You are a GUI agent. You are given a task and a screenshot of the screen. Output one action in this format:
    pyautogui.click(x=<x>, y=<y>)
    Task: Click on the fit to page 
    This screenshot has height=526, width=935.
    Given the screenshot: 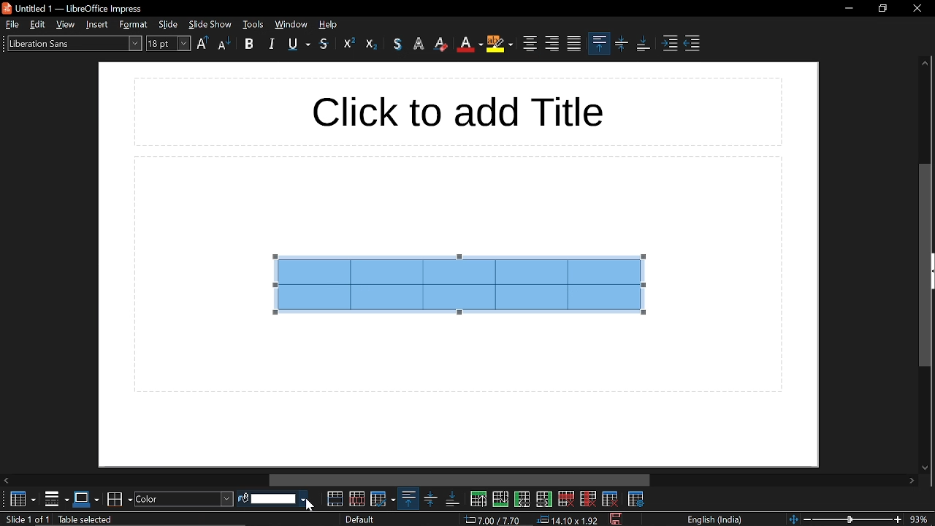 What is the action you would take?
    pyautogui.click(x=793, y=518)
    